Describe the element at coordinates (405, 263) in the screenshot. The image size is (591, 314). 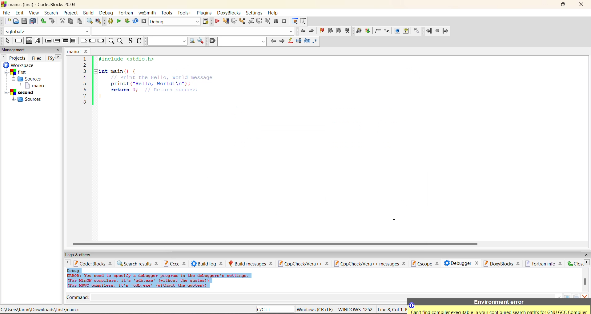
I see `close` at that location.